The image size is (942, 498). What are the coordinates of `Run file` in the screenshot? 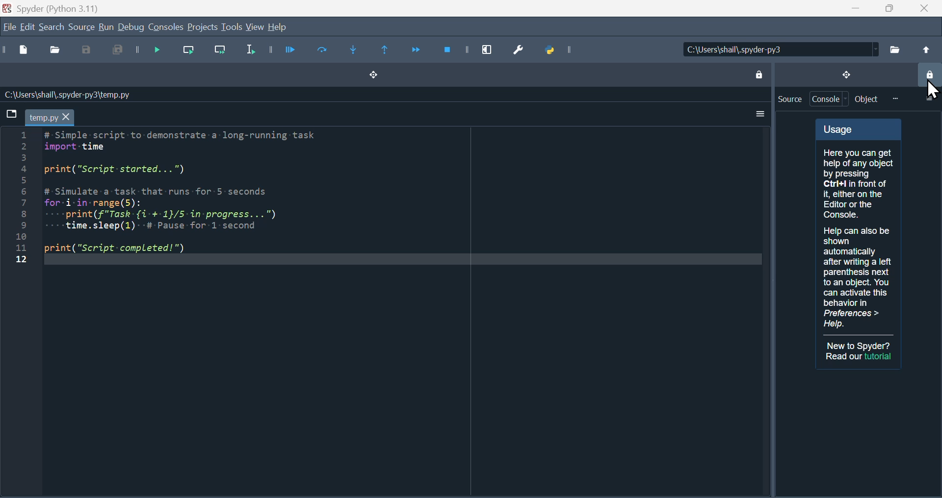 It's located at (289, 50).